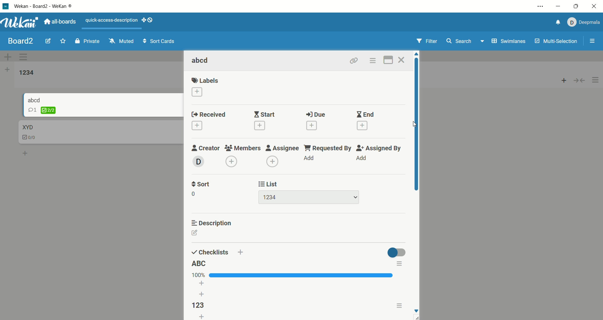 The width and height of the screenshot is (603, 320). Describe the element at coordinates (354, 60) in the screenshot. I see `link` at that location.